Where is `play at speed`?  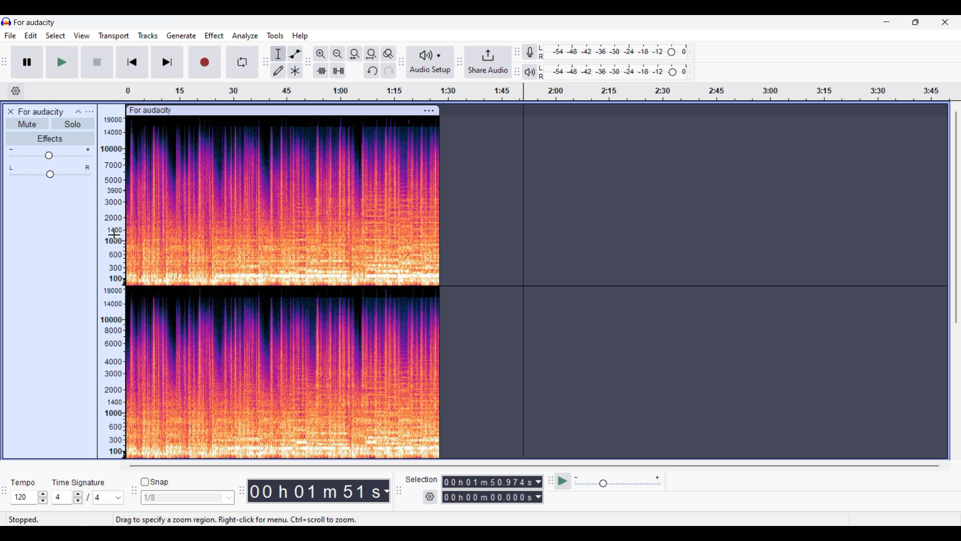 play at speed is located at coordinates (563, 481).